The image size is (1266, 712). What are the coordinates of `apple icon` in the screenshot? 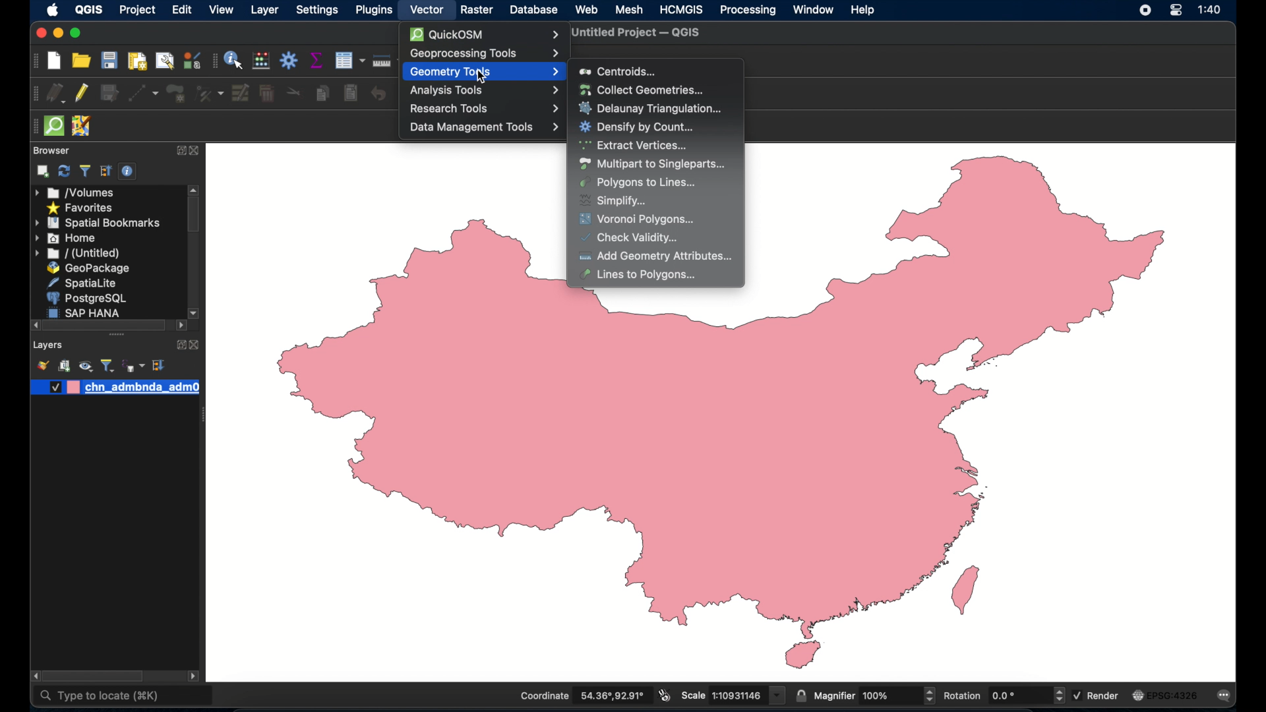 It's located at (53, 11).